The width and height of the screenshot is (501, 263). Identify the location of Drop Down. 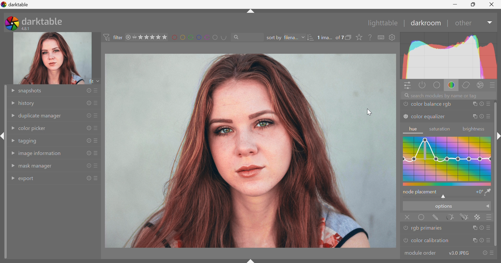
(12, 128).